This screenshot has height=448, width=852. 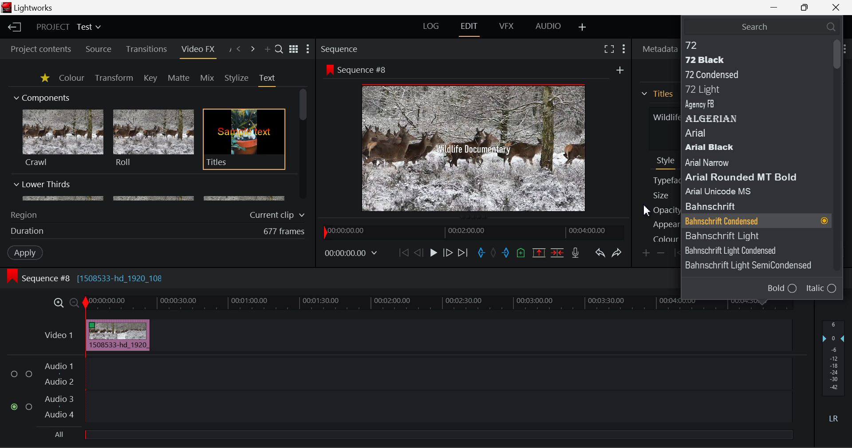 I want to click on Text Tab Open, so click(x=269, y=80).